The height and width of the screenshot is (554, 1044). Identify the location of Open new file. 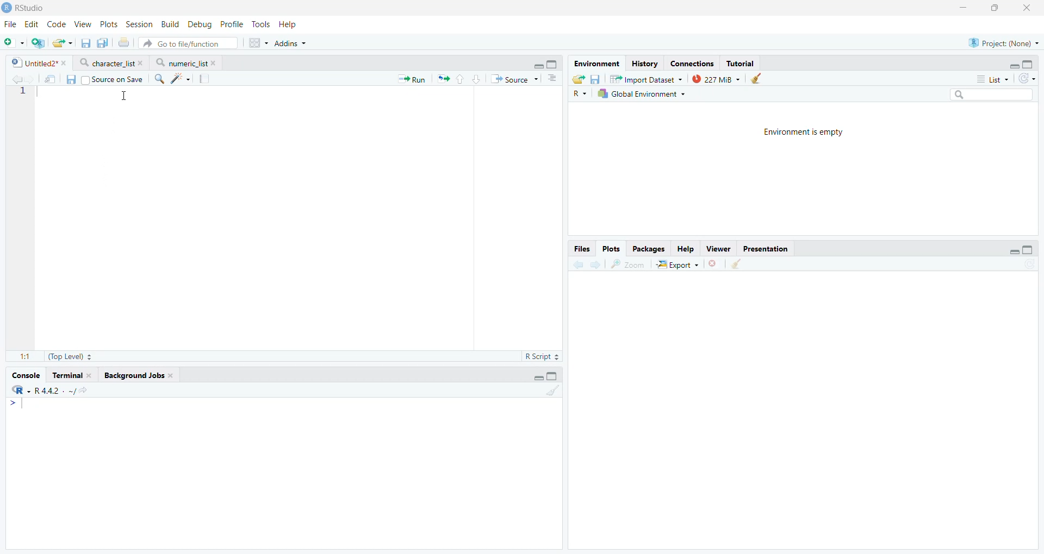
(13, 43).